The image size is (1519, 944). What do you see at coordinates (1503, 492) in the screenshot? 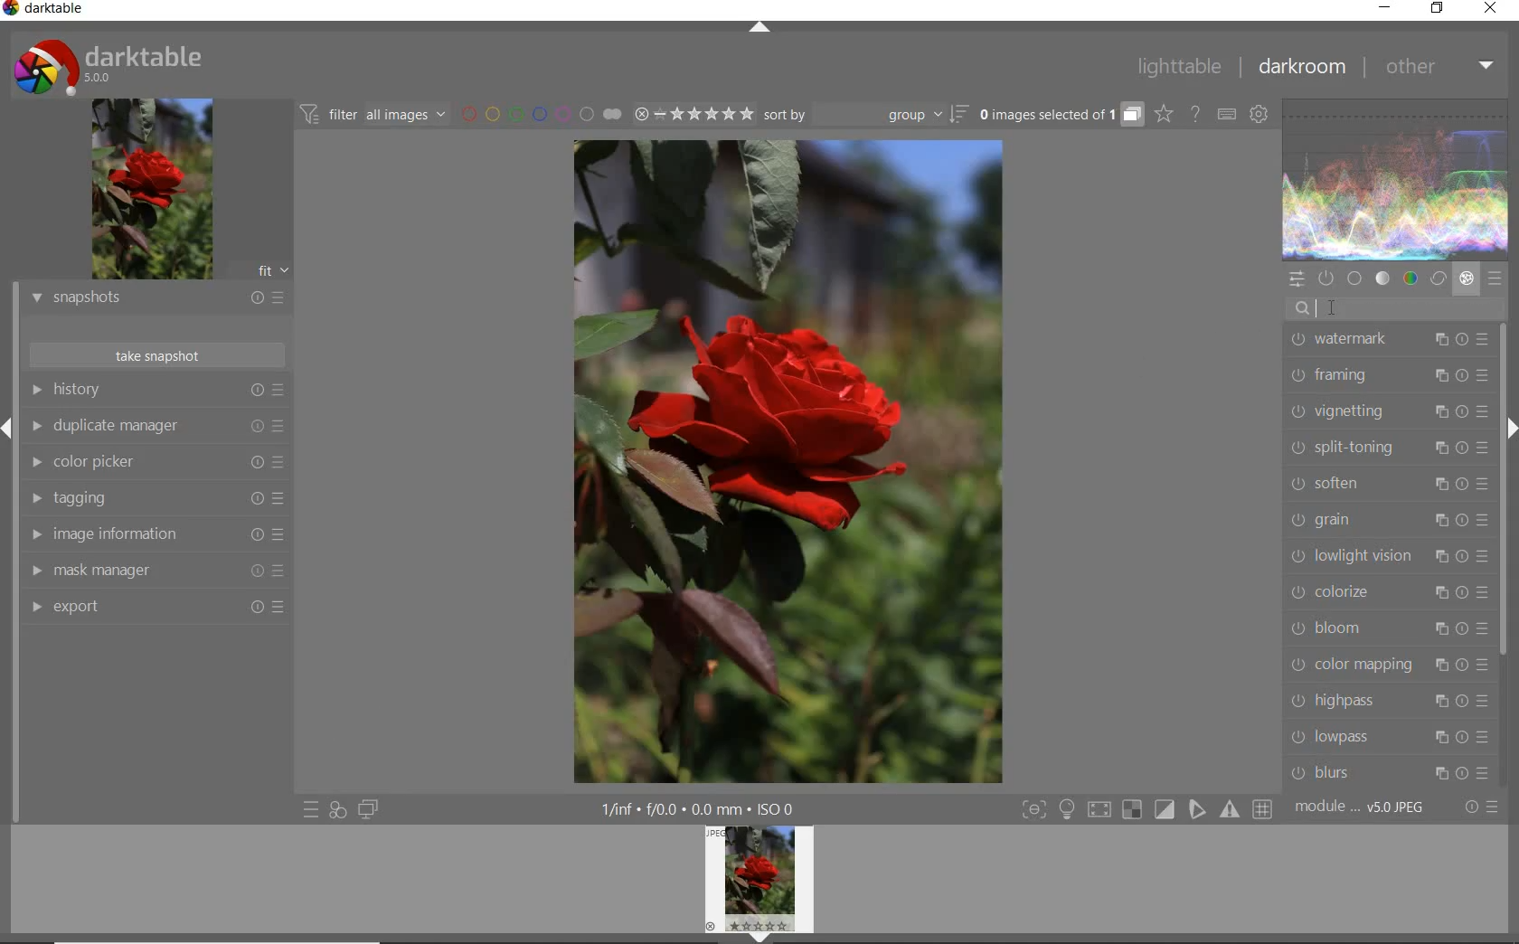
I see `scrollbar` at bounding box center [1503, 492].